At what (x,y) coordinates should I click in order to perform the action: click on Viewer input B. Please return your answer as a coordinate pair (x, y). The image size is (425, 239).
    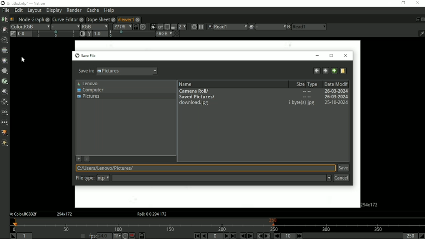
    Looking at the image, I should click on (289, 27).